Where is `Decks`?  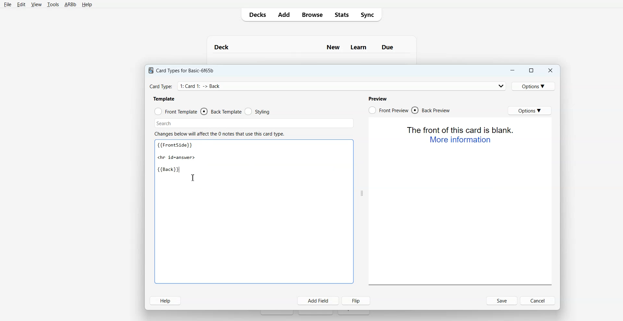 Decks is located at coordinates (256, 15).